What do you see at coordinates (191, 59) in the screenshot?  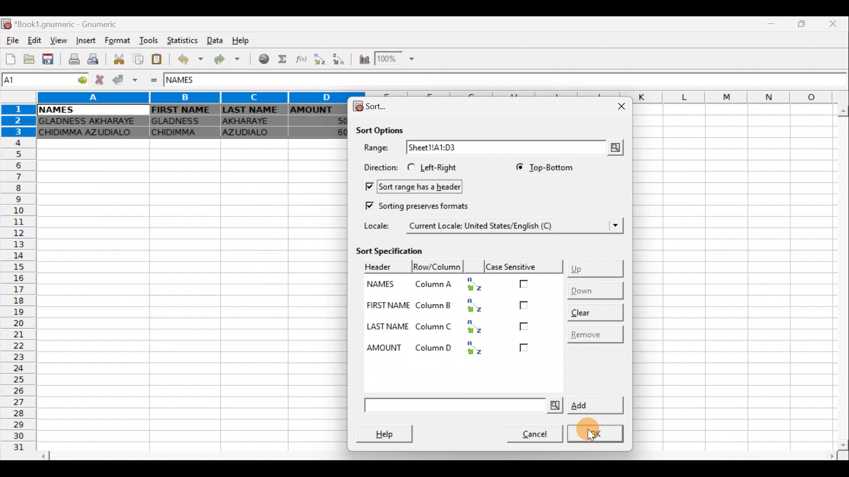 I see `Undo last action` at bounding box center [191, 59].